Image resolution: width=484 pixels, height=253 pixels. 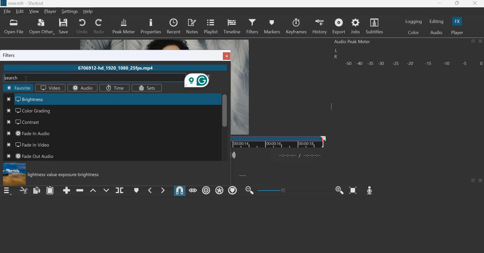 What do you see at coordinates (436, 33) in the screenshot?
I see `Audio` at bounding box center [436, 33].